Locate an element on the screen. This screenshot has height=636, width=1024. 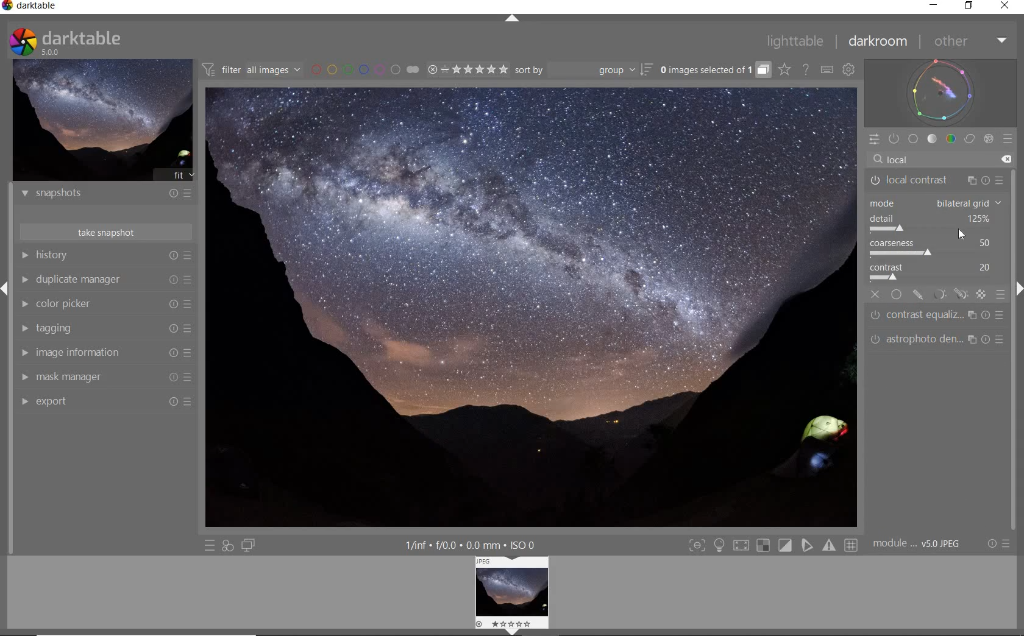
FILTER BY IMAGE COLOR LABEL is located at coordinates (364, 69).